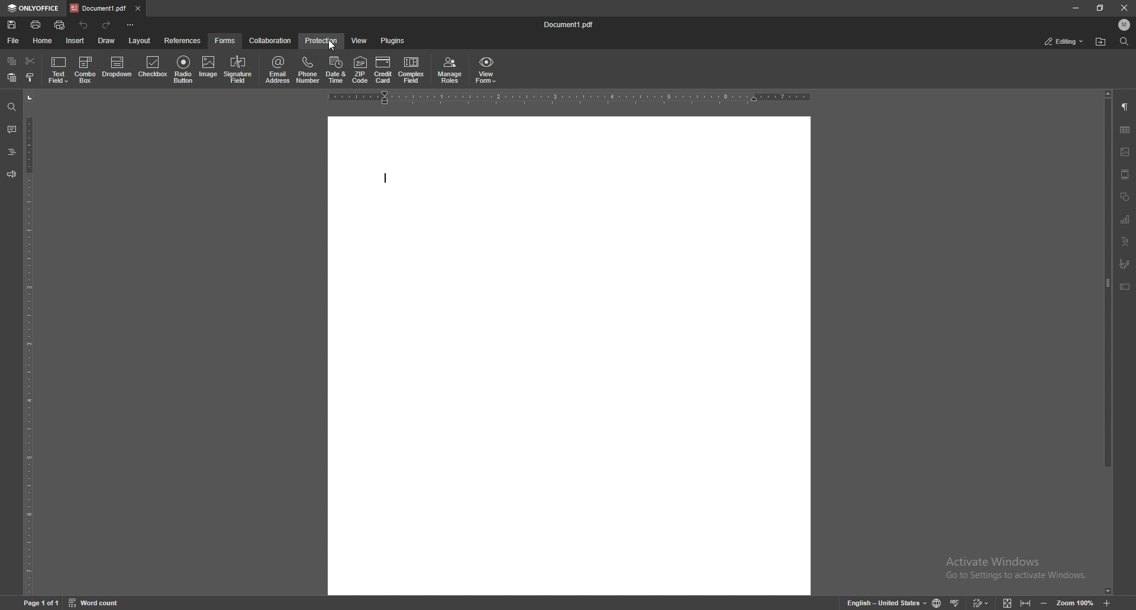 This screenshot has height=610, width=1136. I want to click on paragraph, so click(1124, 108).